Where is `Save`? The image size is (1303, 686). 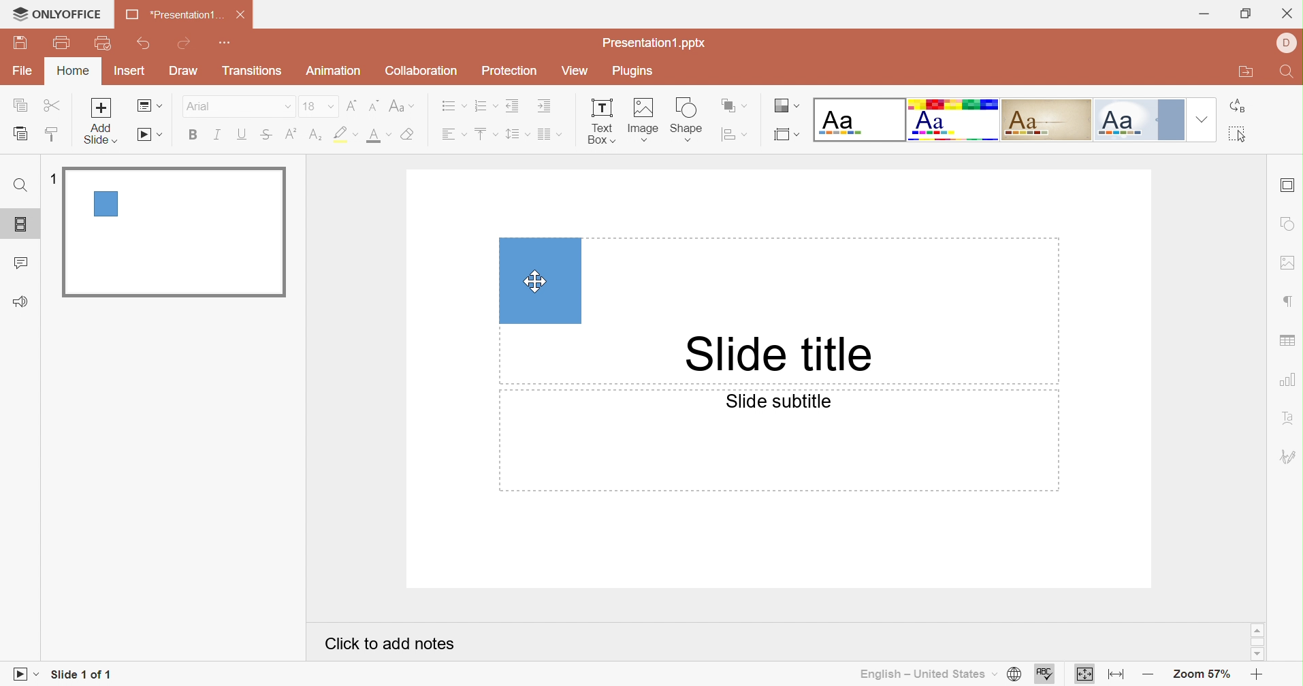
Save is located at coordinates (20, 43).